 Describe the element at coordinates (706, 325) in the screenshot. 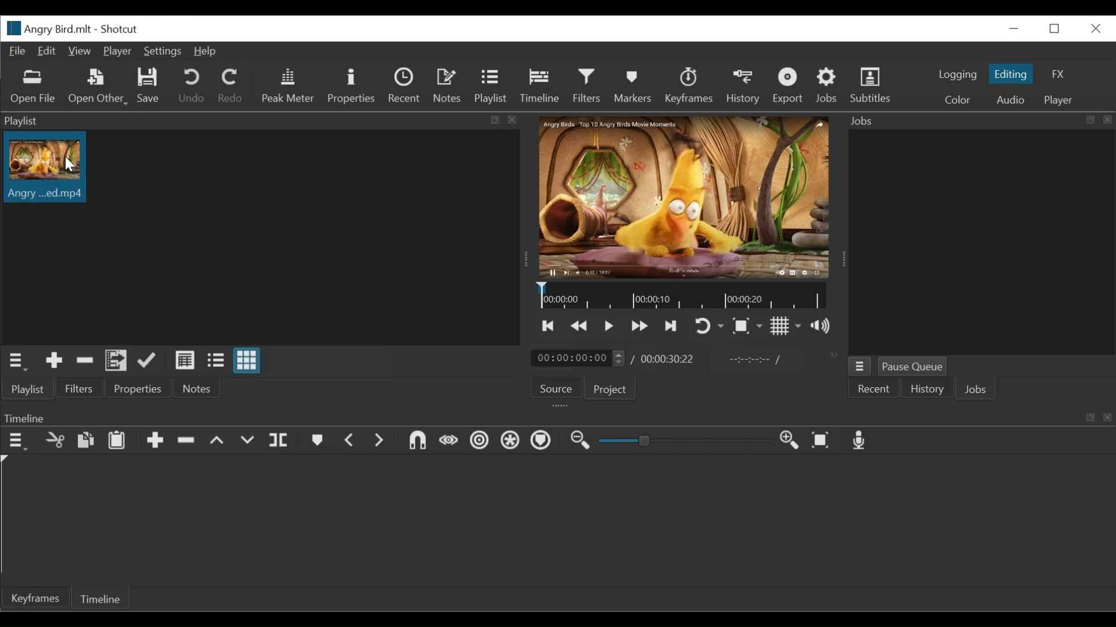

I see `Toggle player looping` at that location.